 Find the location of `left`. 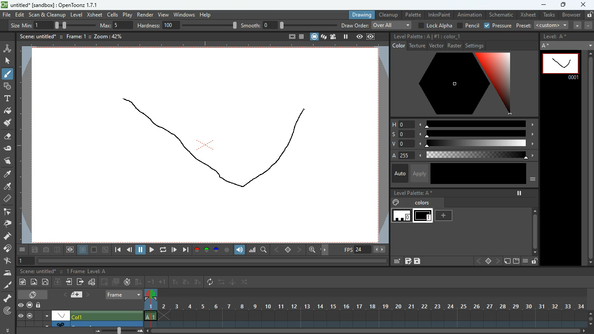

left is located at coordinates (478, 261).